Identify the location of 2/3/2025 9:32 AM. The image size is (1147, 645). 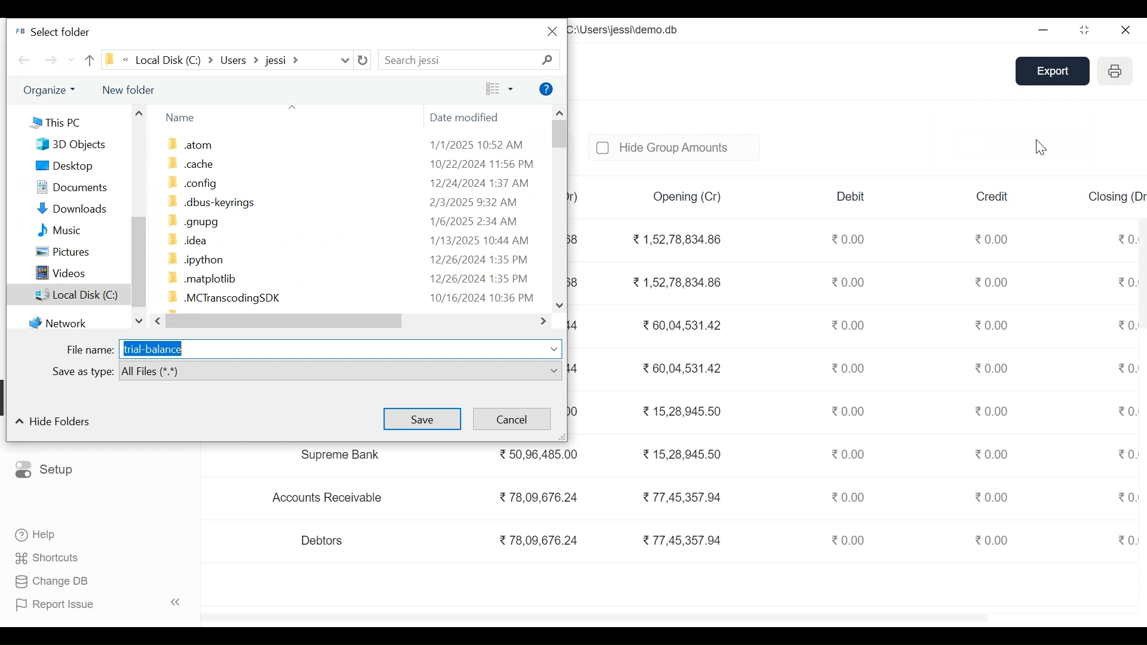
(474, 202).